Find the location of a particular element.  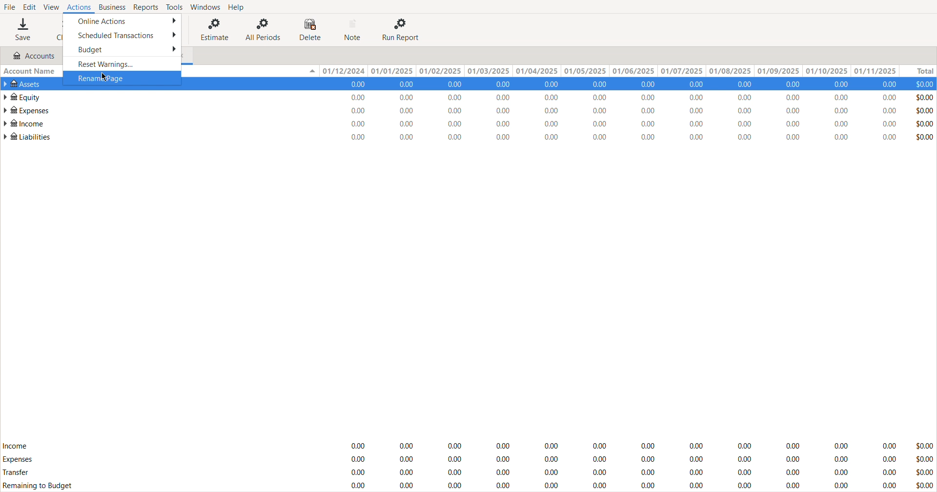

Account Name is located at coordinates (31, 71).